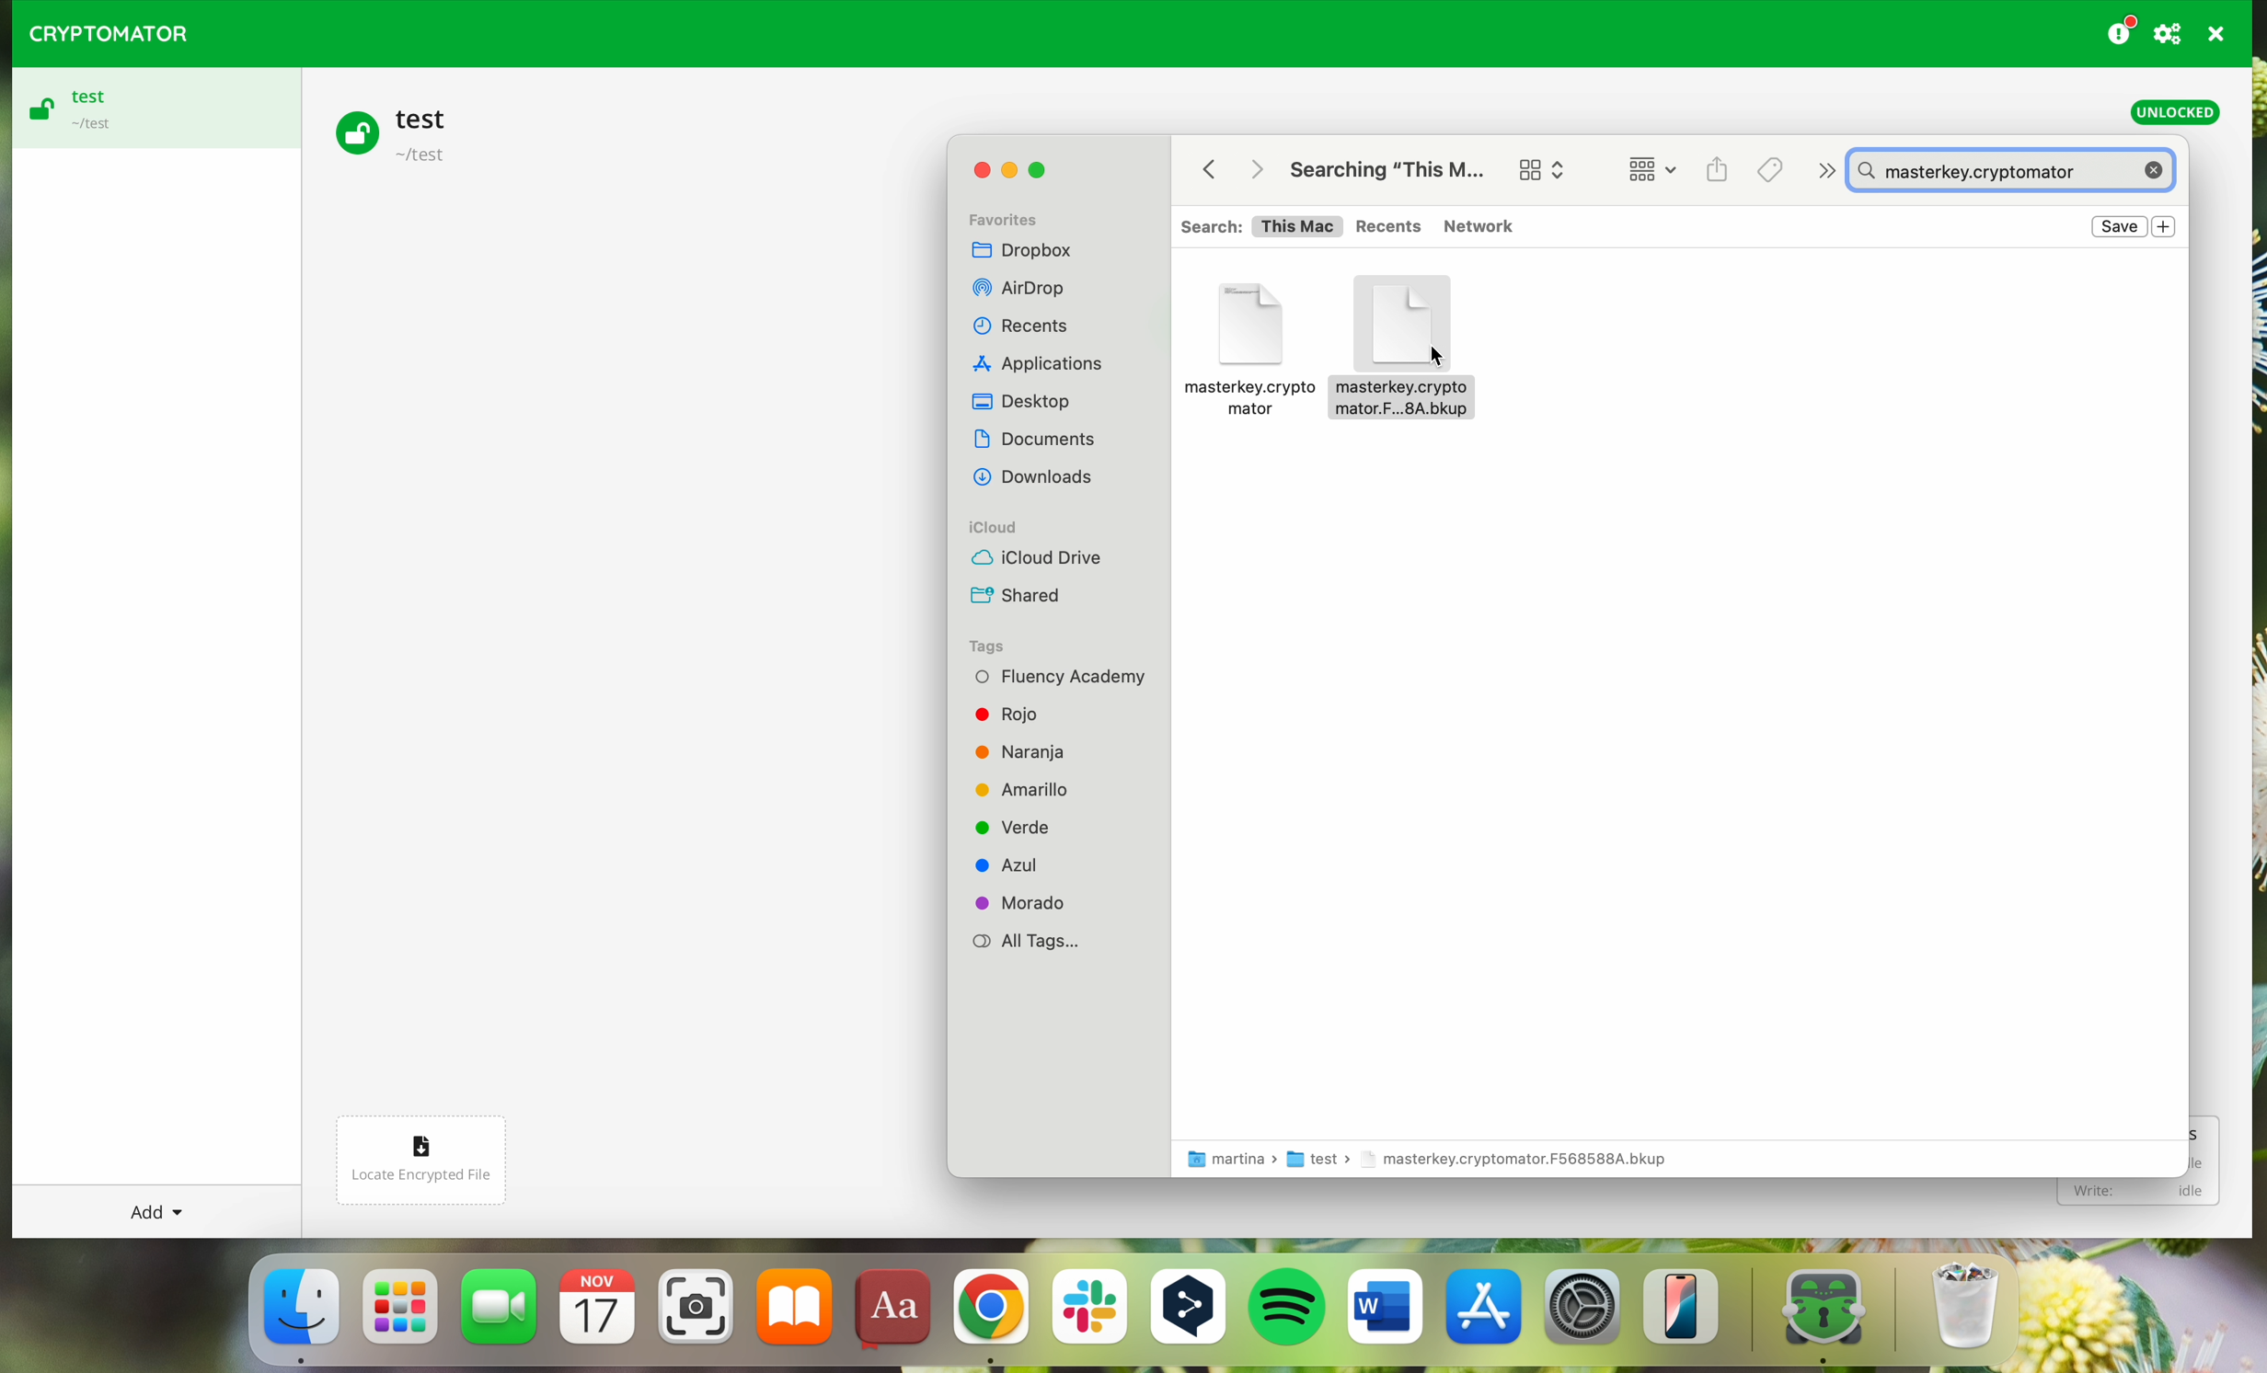 The height and width of the screenshot is (1373, 2267). I want to click on calendar, so click(598, 1314).